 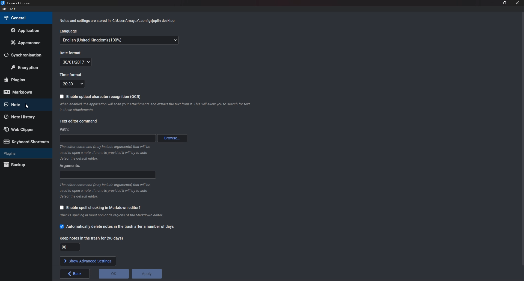 I want to click on Apply, so click(x=146, y=274).